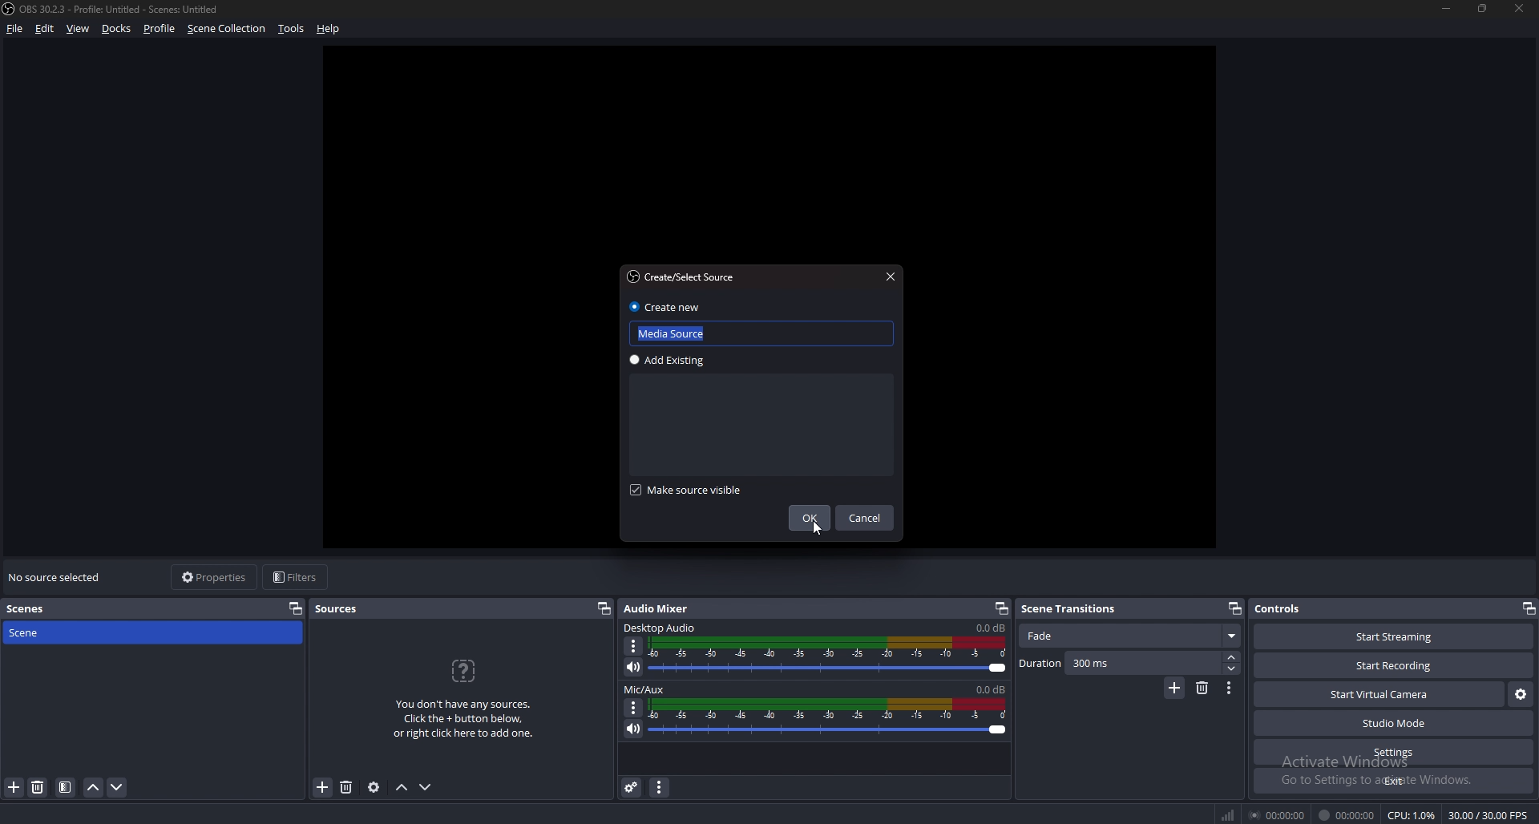  Describe the element at coordinates (1280, 608) in the screenshot. I see `Controls ` at that location.